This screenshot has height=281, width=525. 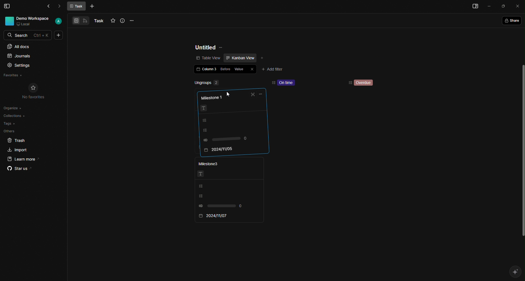 What do you see at coordinates (18, 169) in the screenshot?
I see `Star us` at bounding box center [18, 169].